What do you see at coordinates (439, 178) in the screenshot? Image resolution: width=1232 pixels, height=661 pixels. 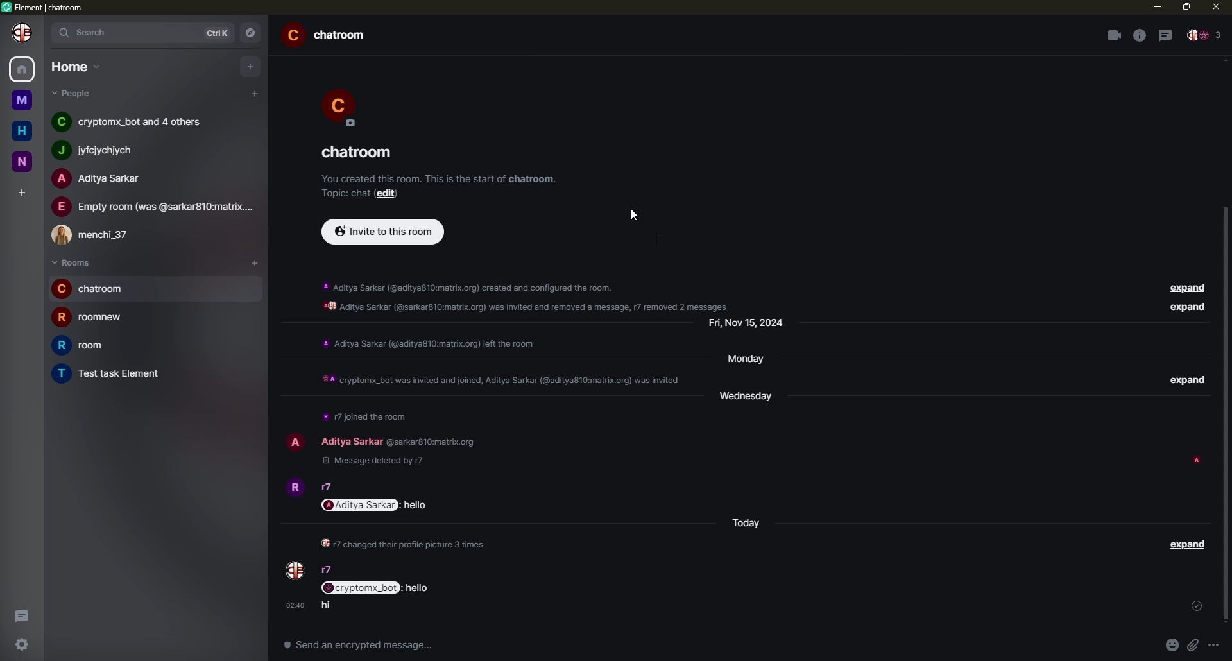 I see `info` at bounding box center [439, 178].